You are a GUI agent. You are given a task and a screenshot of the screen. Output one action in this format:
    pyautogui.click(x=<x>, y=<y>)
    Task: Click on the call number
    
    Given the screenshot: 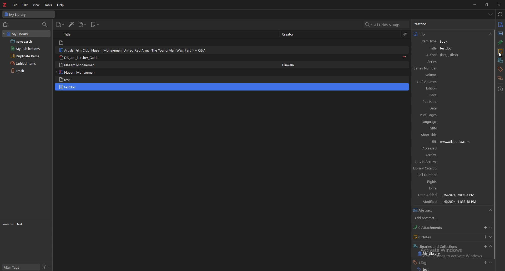 What is the action you would take?
    pyautogui.click(x=449, y=176)
    